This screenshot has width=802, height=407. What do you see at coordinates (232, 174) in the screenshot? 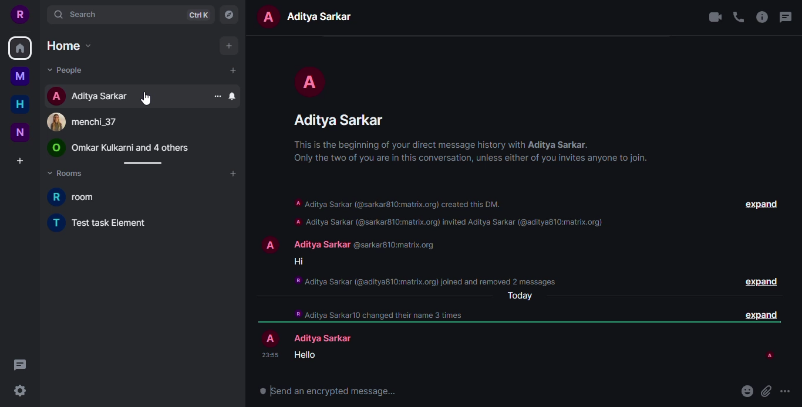
I see `add room` at bounding box center [232, 174].